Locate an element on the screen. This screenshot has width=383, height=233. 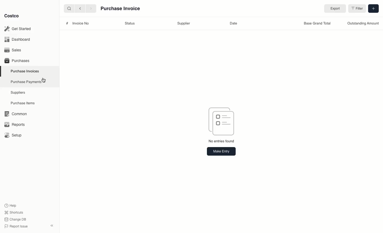
No entries found is located at coordinates (222, 142).